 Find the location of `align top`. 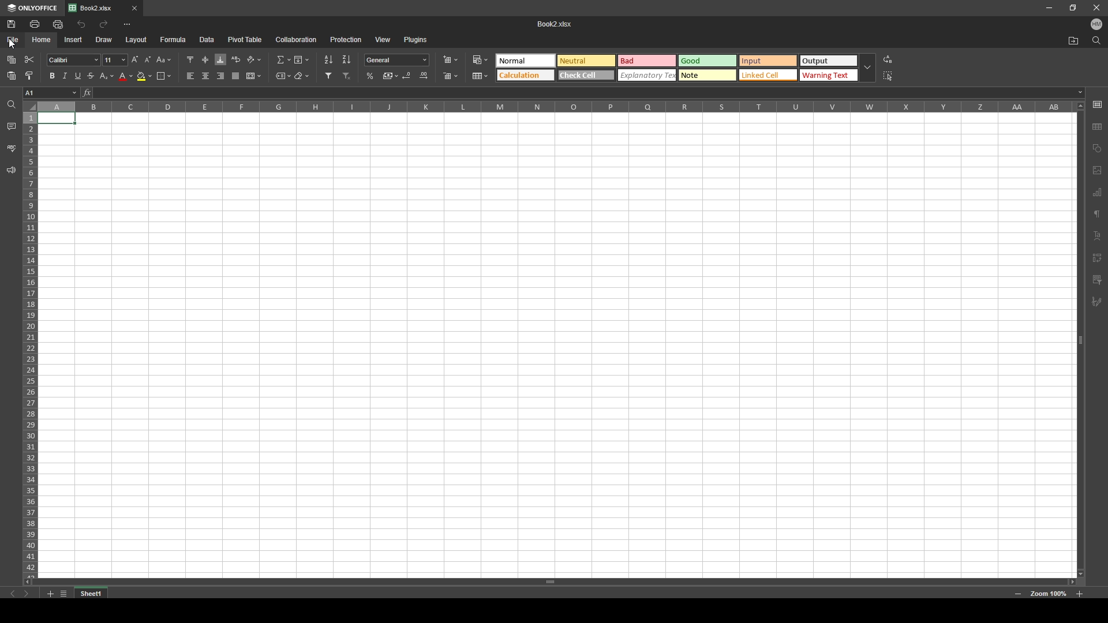

align top is located at coordinates (190, 59).